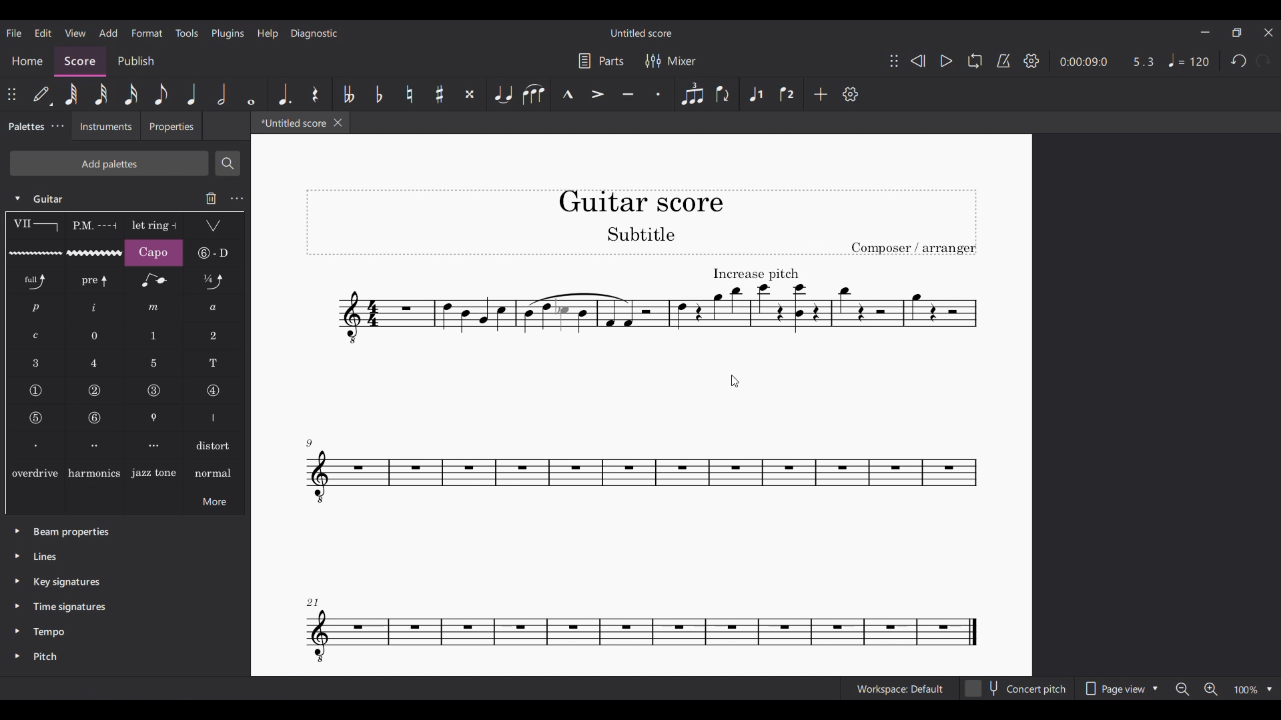 This screenshot has height=720, width=1281. Describe the element at coordinates (735, 381) in the screenshot. I see `Cursor` at that location.